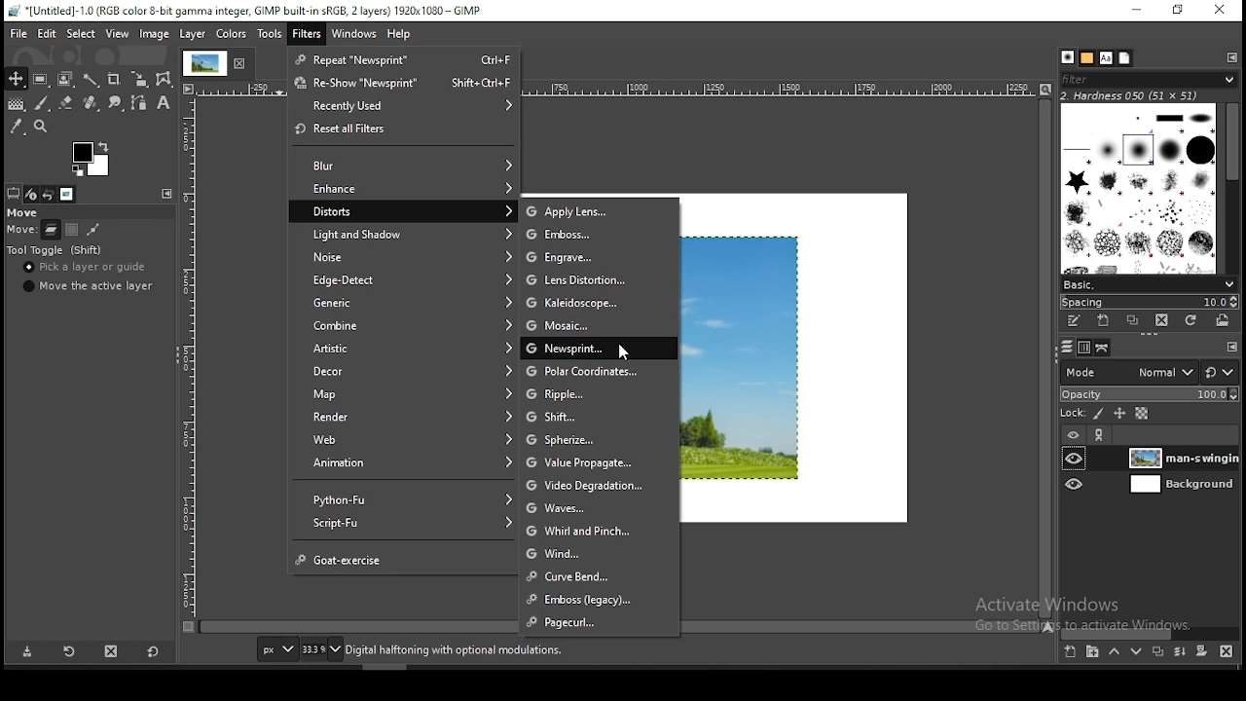  Describe the element at coordinates (1104, 321) in the screenshot. I see `create a new brush` at that location.